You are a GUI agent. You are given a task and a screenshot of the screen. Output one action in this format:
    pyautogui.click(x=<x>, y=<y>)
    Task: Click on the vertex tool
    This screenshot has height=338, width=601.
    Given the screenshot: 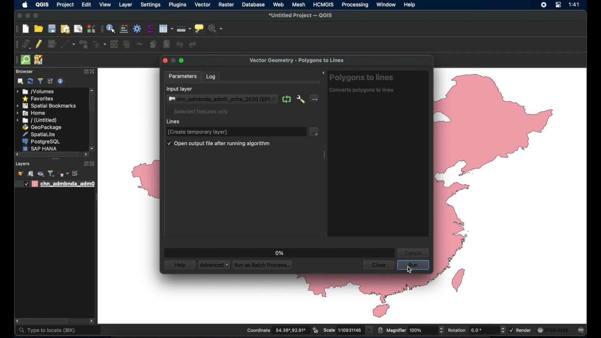 What is the action you would take?
    pyautogui.click(x=100, y=44)
    